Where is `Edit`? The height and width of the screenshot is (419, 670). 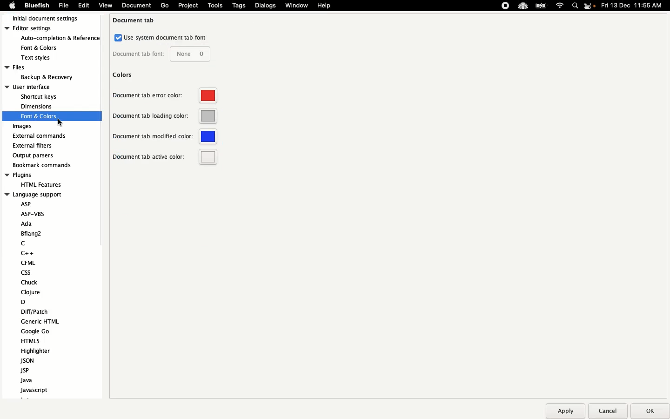 Edit is located at coordinates (84, 5).